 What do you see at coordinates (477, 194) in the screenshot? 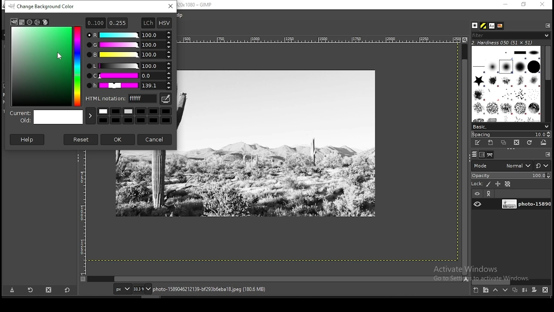
I see `layer visibility` at bounding box center [477, 194].